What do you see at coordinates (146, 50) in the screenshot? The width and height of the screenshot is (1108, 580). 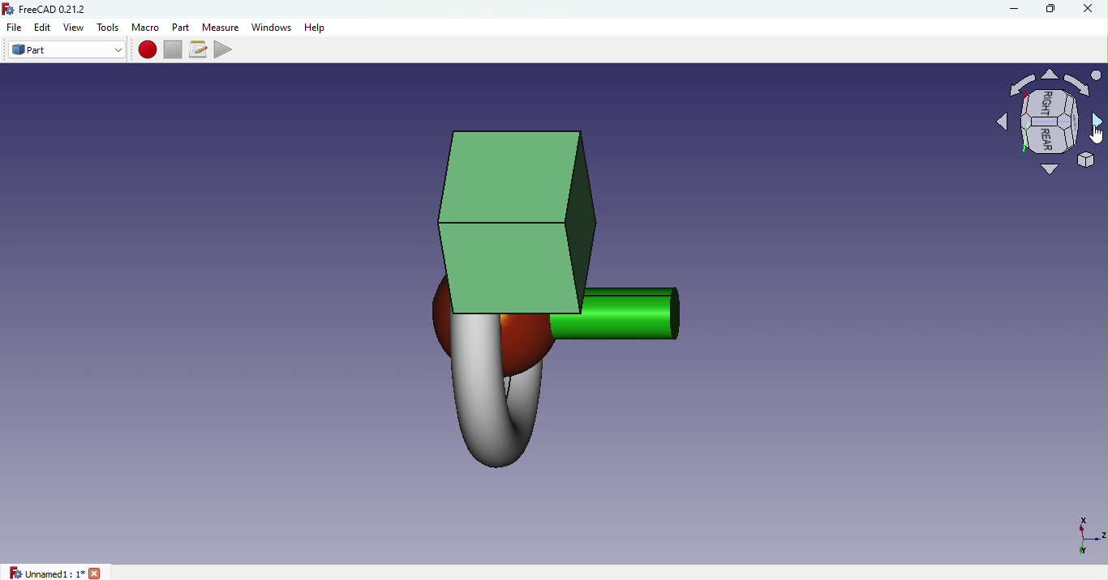 I see `Macro recording` at bounding box center [146, 50].